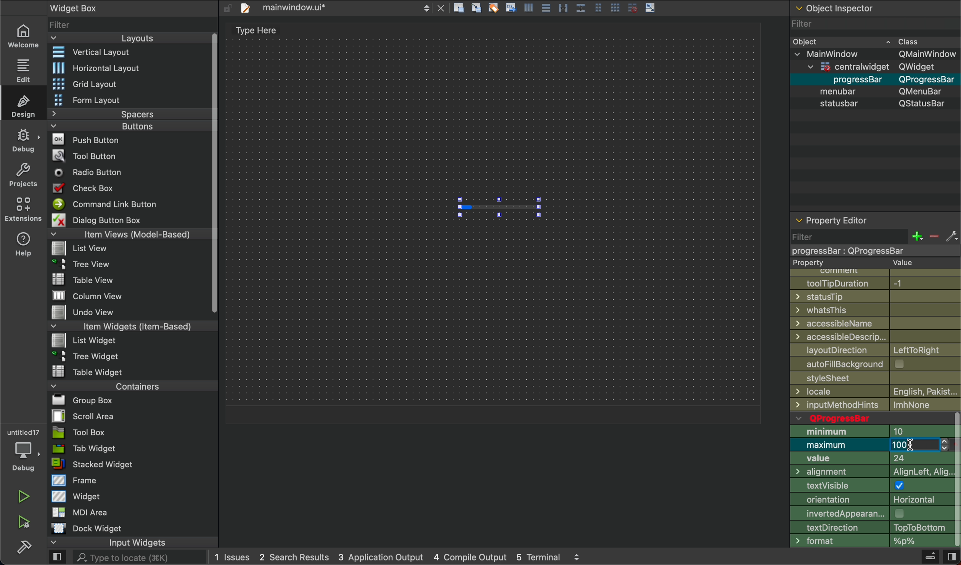  Describe the element at coordinates (78, 400) in the screenshot. I see `File` at that location.